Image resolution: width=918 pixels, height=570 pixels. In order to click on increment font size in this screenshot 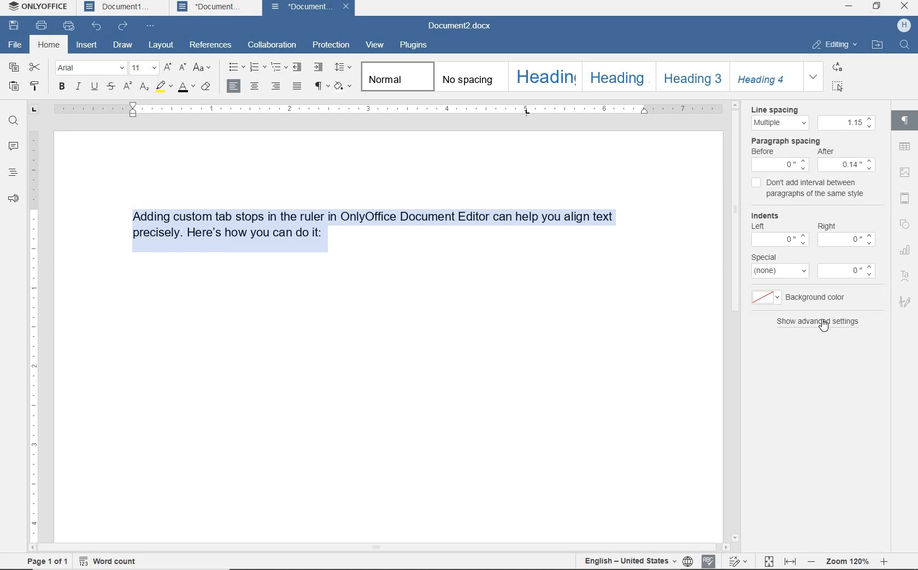, I will do `click(167, 68)`.